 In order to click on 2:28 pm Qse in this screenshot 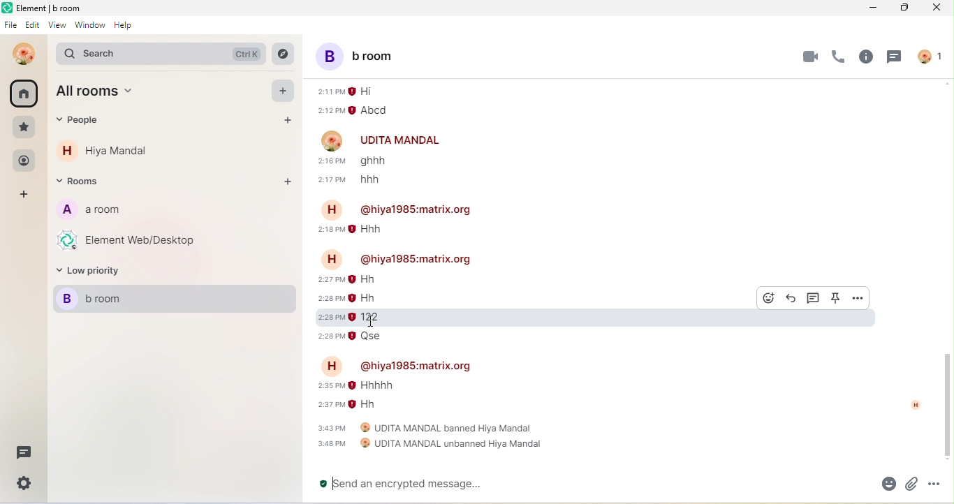, I will do `click(352, 336)`.